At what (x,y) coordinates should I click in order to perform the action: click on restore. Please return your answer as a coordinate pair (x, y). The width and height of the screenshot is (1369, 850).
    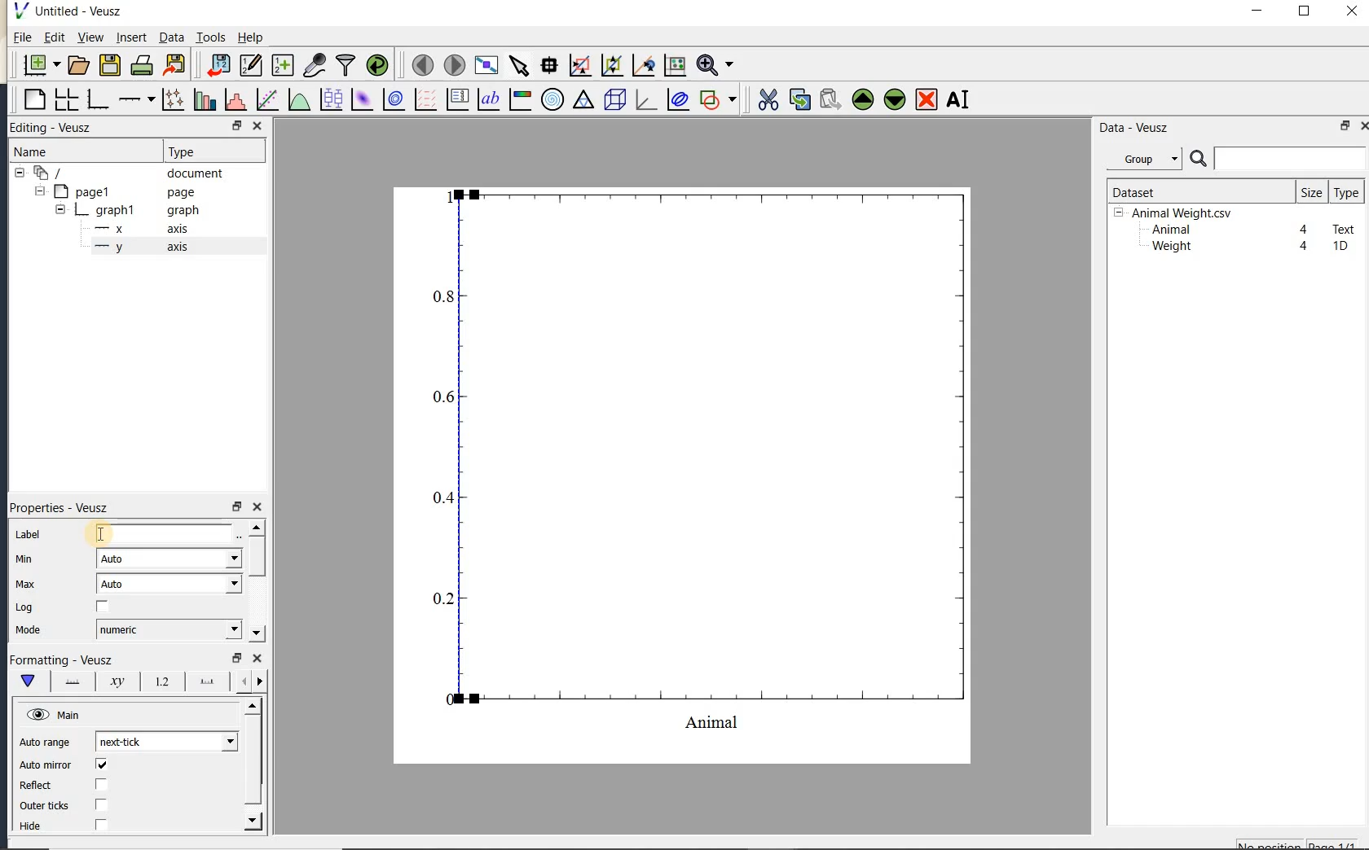
    Looking at the image, I should click on (236, 507).